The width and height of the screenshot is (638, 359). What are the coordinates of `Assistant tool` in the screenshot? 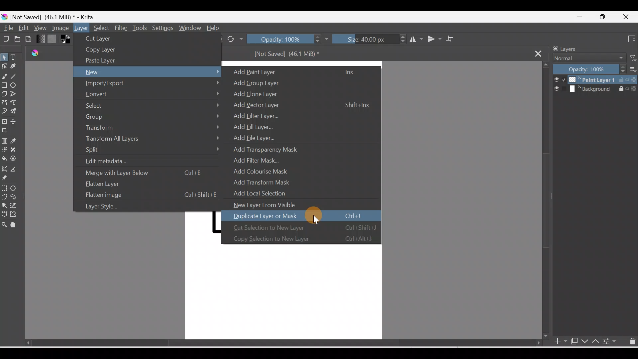 It's located at (5, 169).